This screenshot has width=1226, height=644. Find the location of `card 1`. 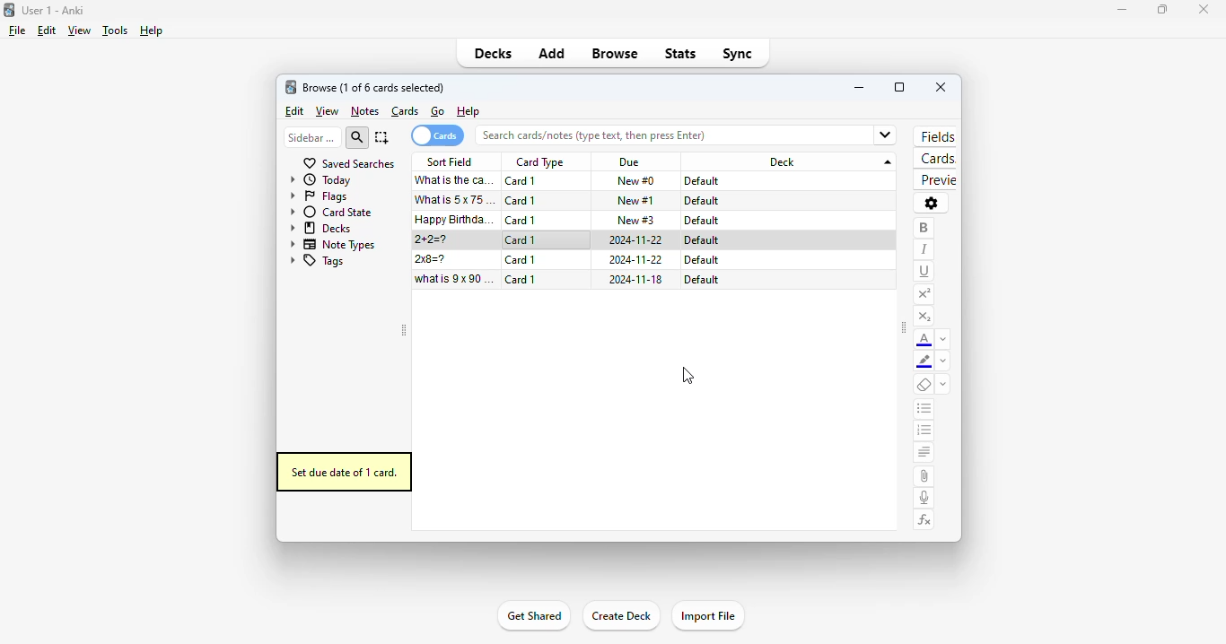

card 1 is located at coordinates (521, 279).